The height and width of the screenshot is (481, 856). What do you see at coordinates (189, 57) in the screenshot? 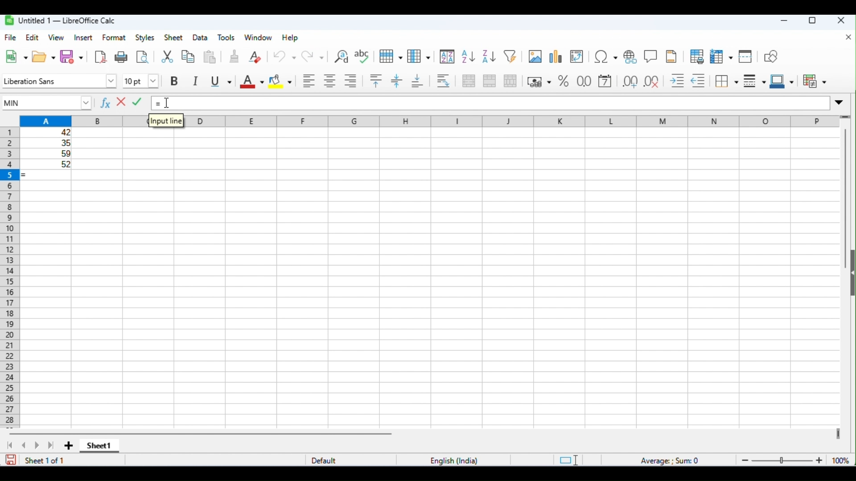
I see `copy` at bounding box center [189, 57].